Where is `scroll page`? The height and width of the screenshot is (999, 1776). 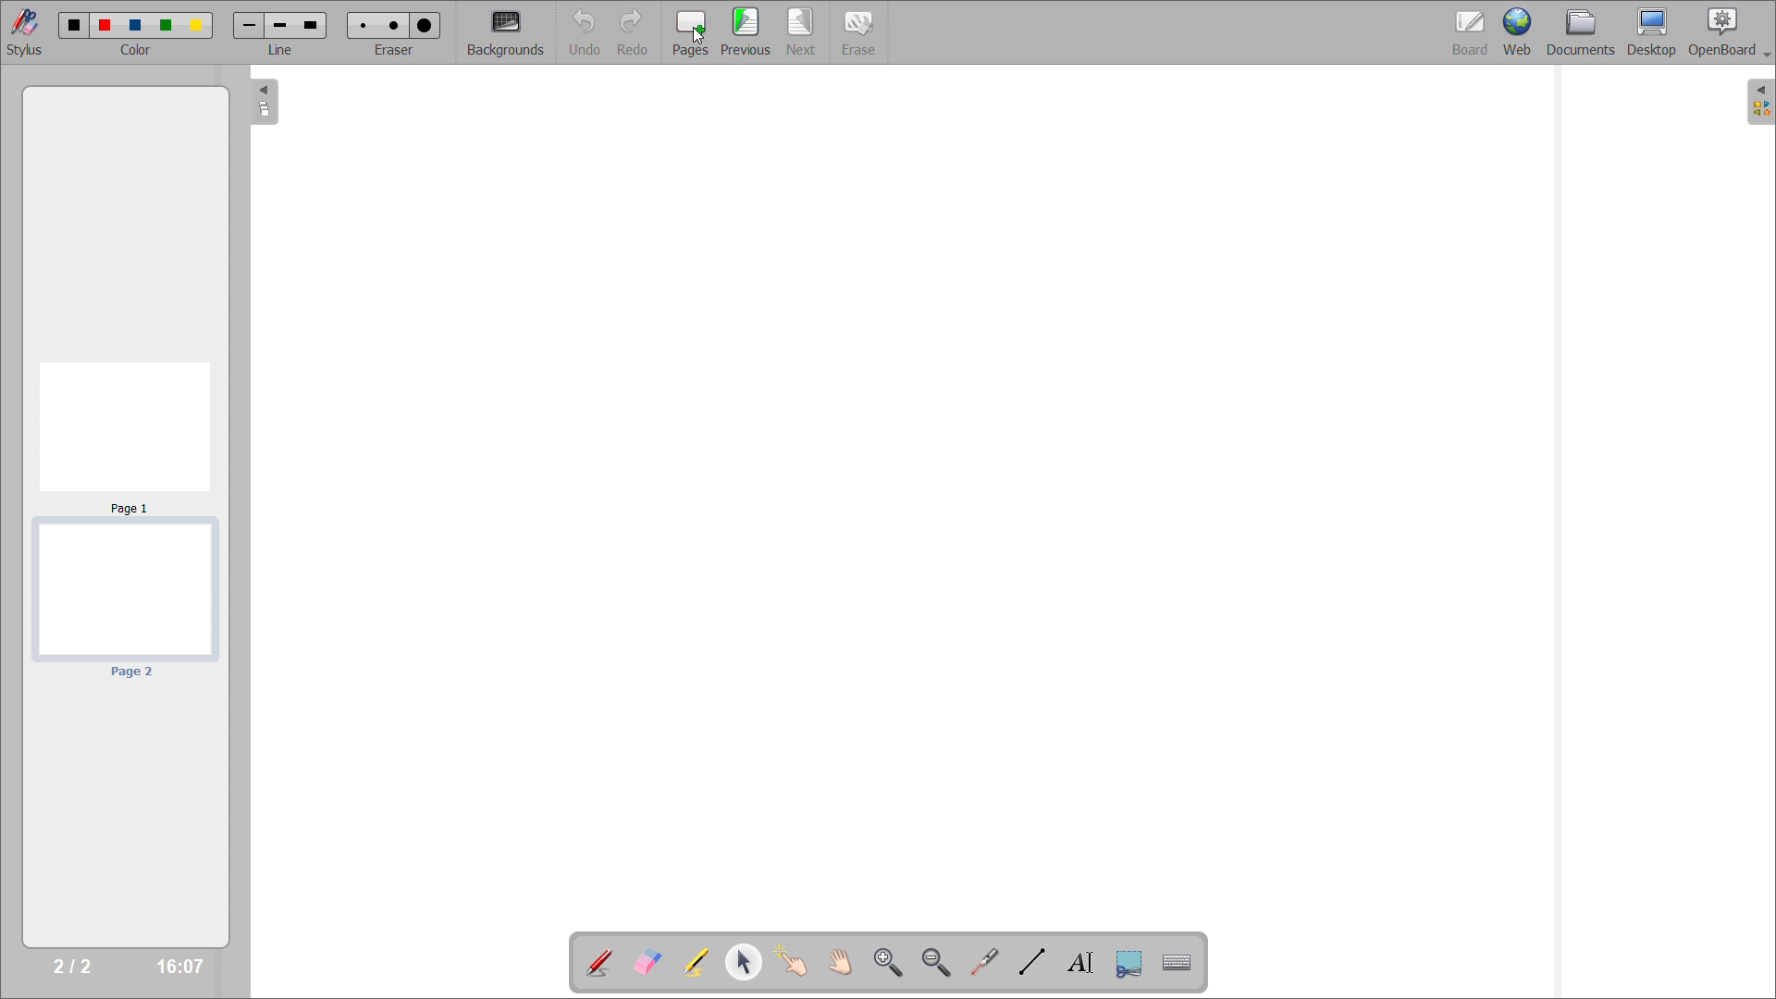
scroll page is located at coordinates (841, 961).